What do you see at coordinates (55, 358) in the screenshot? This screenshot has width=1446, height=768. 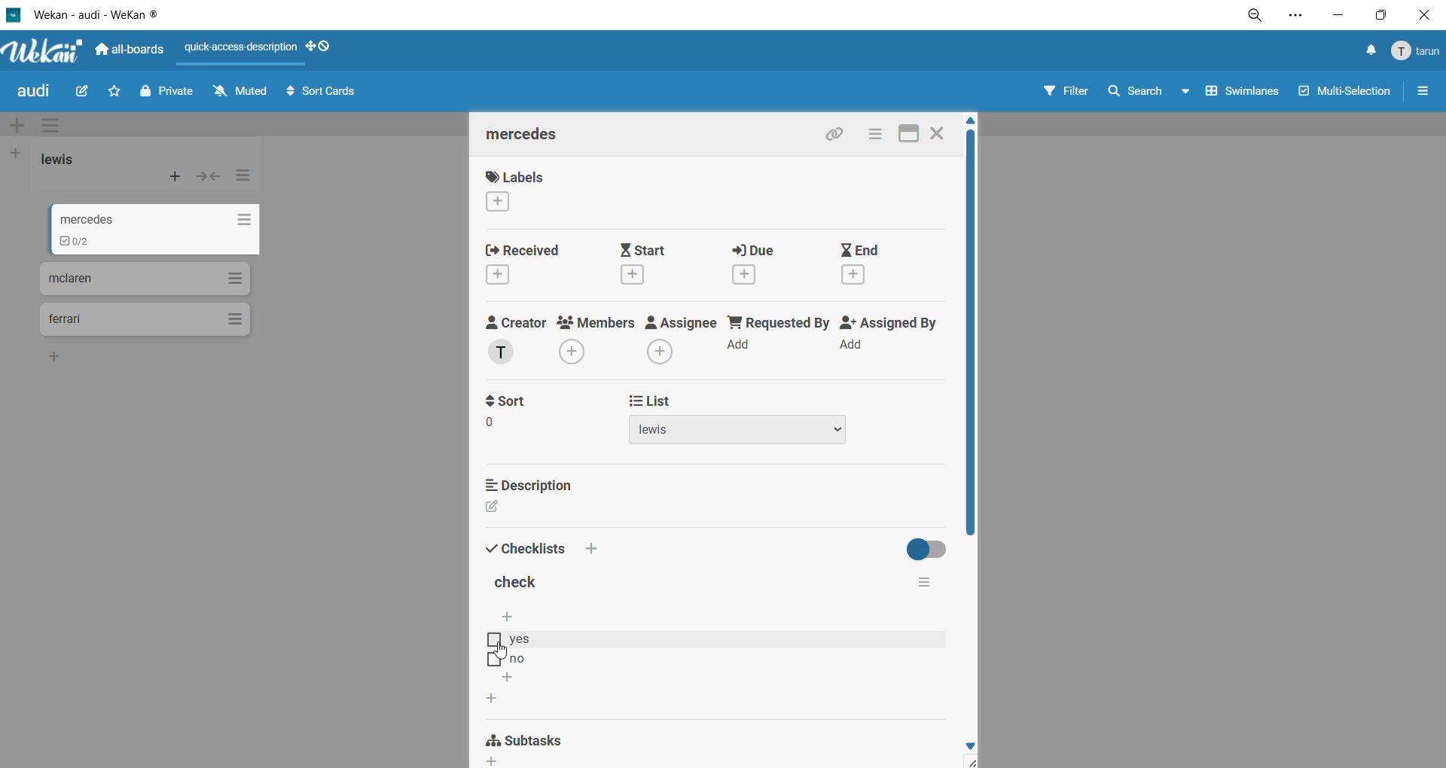 I see `add` at bounding box center [55, 358].